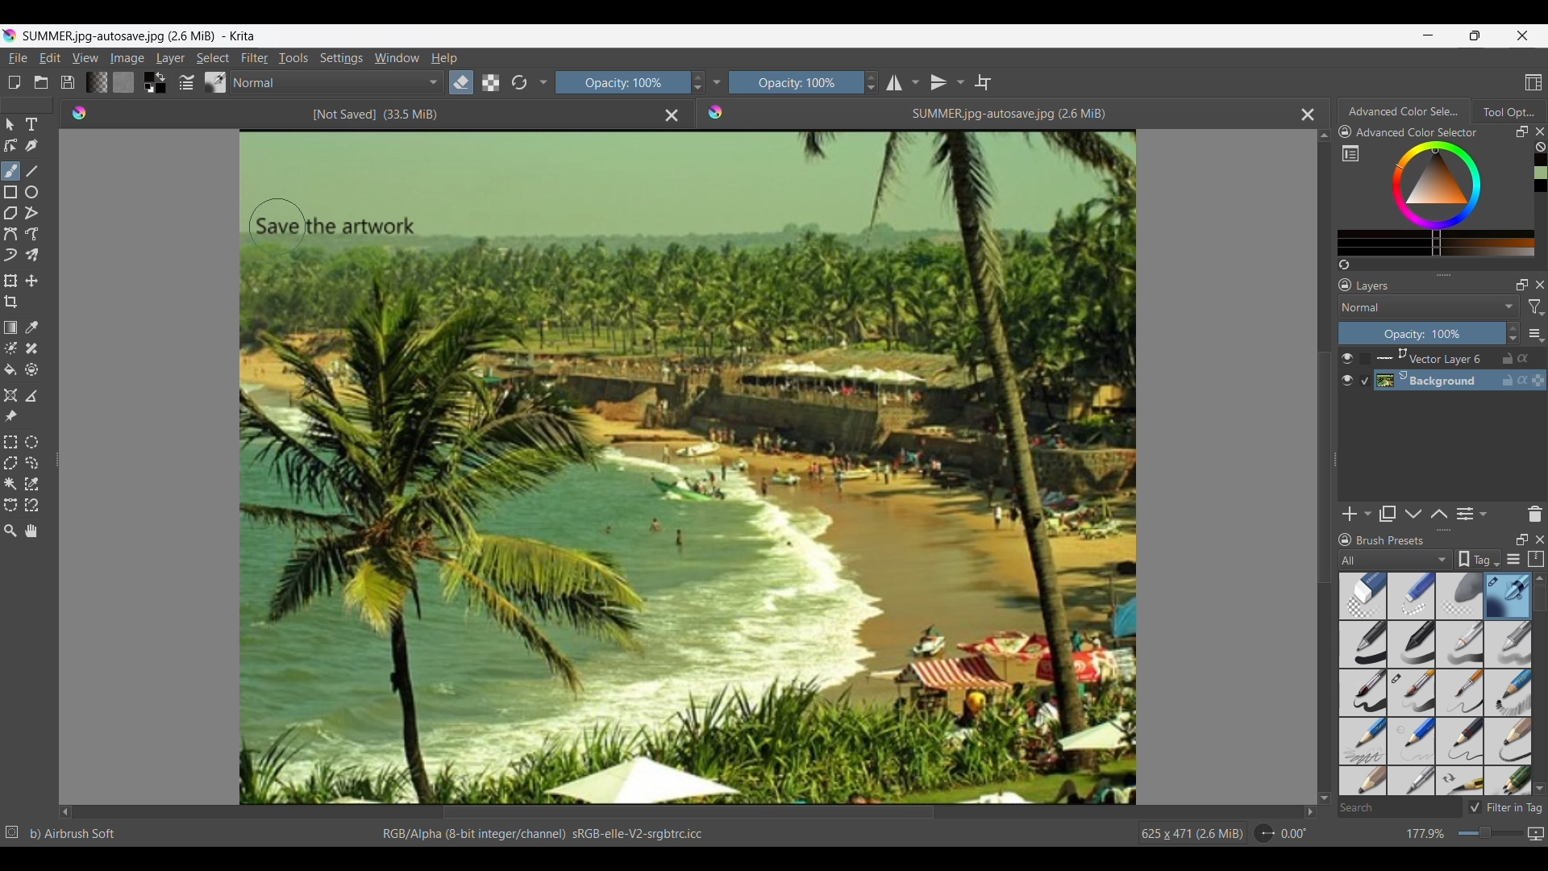 The image size is (1548, 871). What do you see at coordinates (123, 82) in the screenshot?
I see `Fill patterns` at bounding box center [123, 82].